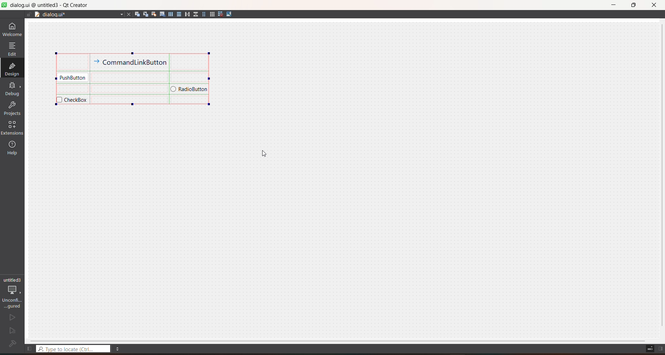 This screenshot has width=665, height=355. I want to click on maximize, so click(634, 7).